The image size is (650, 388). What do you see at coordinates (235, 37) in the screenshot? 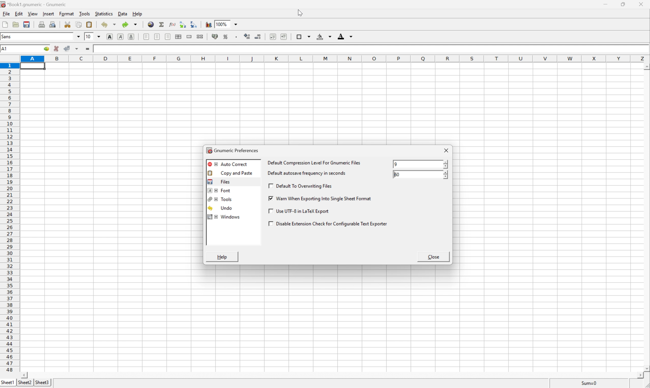
I see `Set the format of the selected cells to include a thousands separator` at bounding box center [235, 37].